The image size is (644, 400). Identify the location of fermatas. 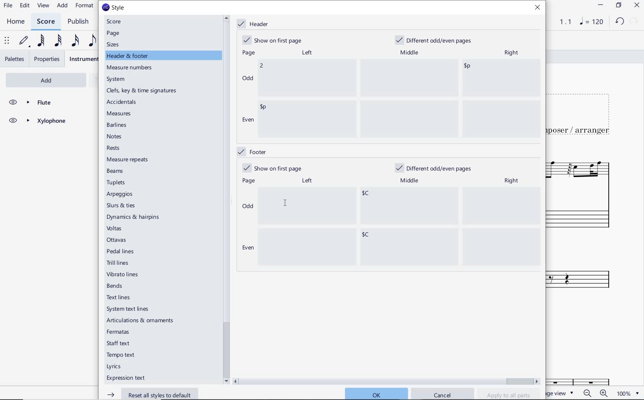
(117, 332).